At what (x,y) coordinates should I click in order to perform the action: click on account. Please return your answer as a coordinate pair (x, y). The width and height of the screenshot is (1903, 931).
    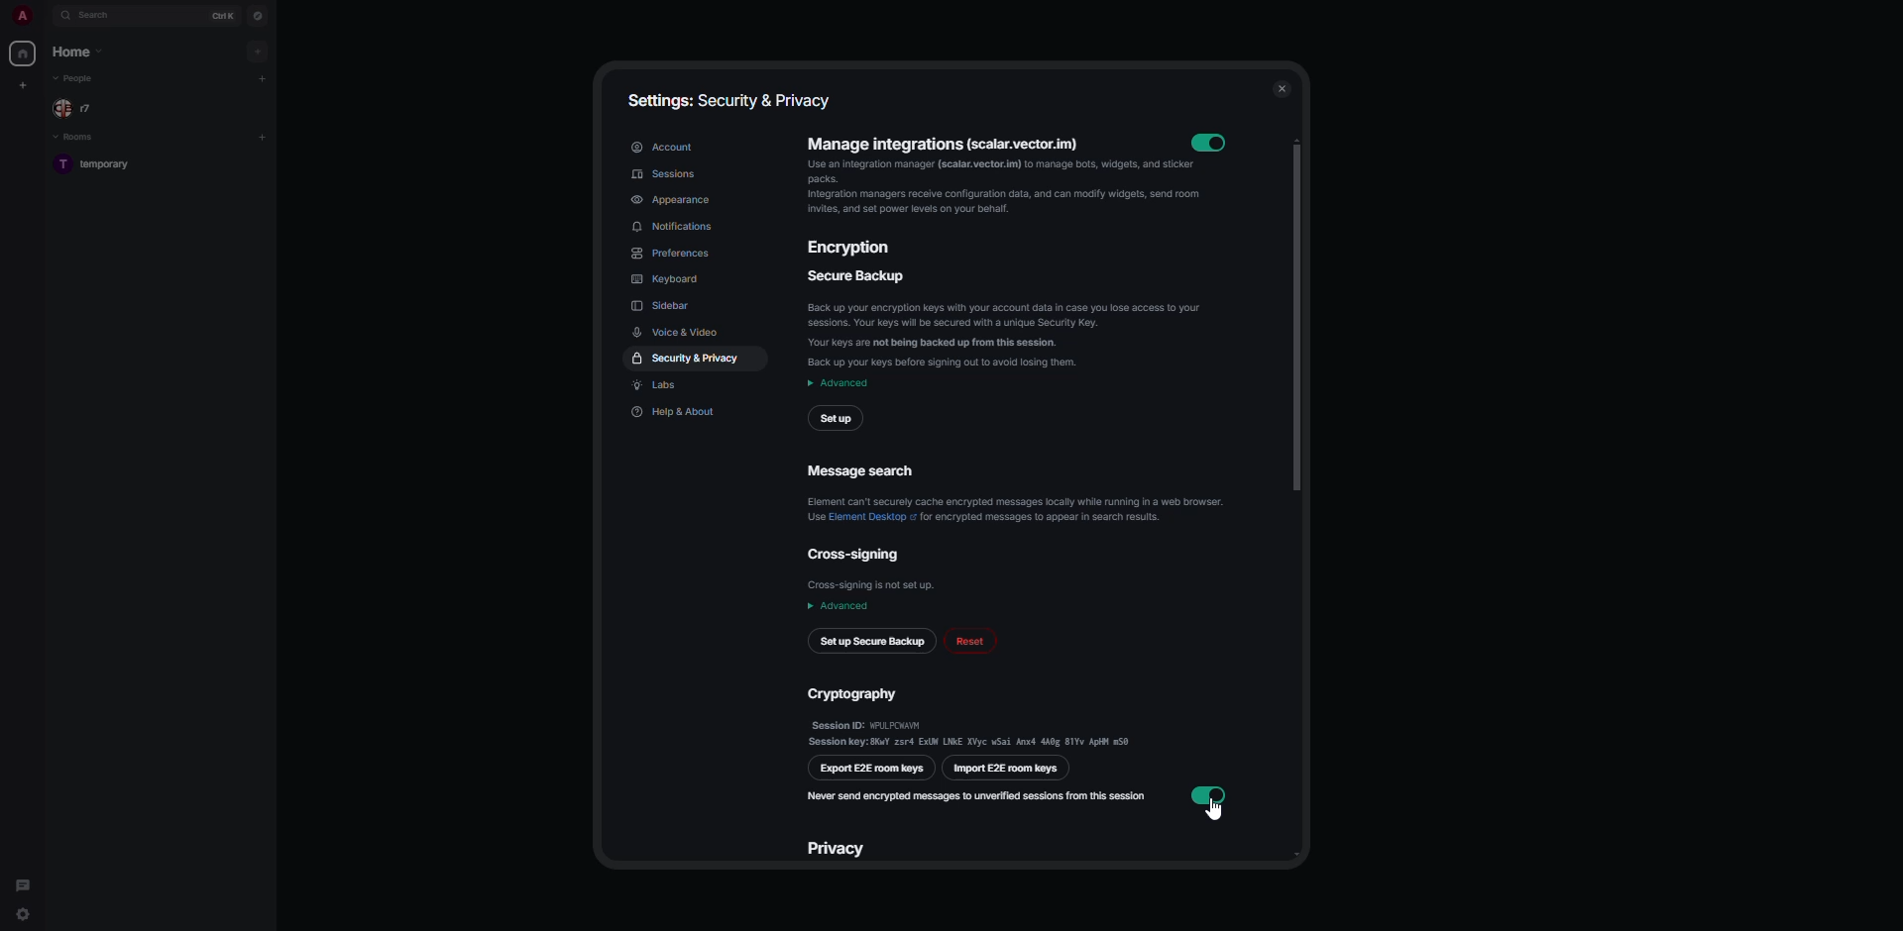
    Looking at the image, I should click on (663, 148).